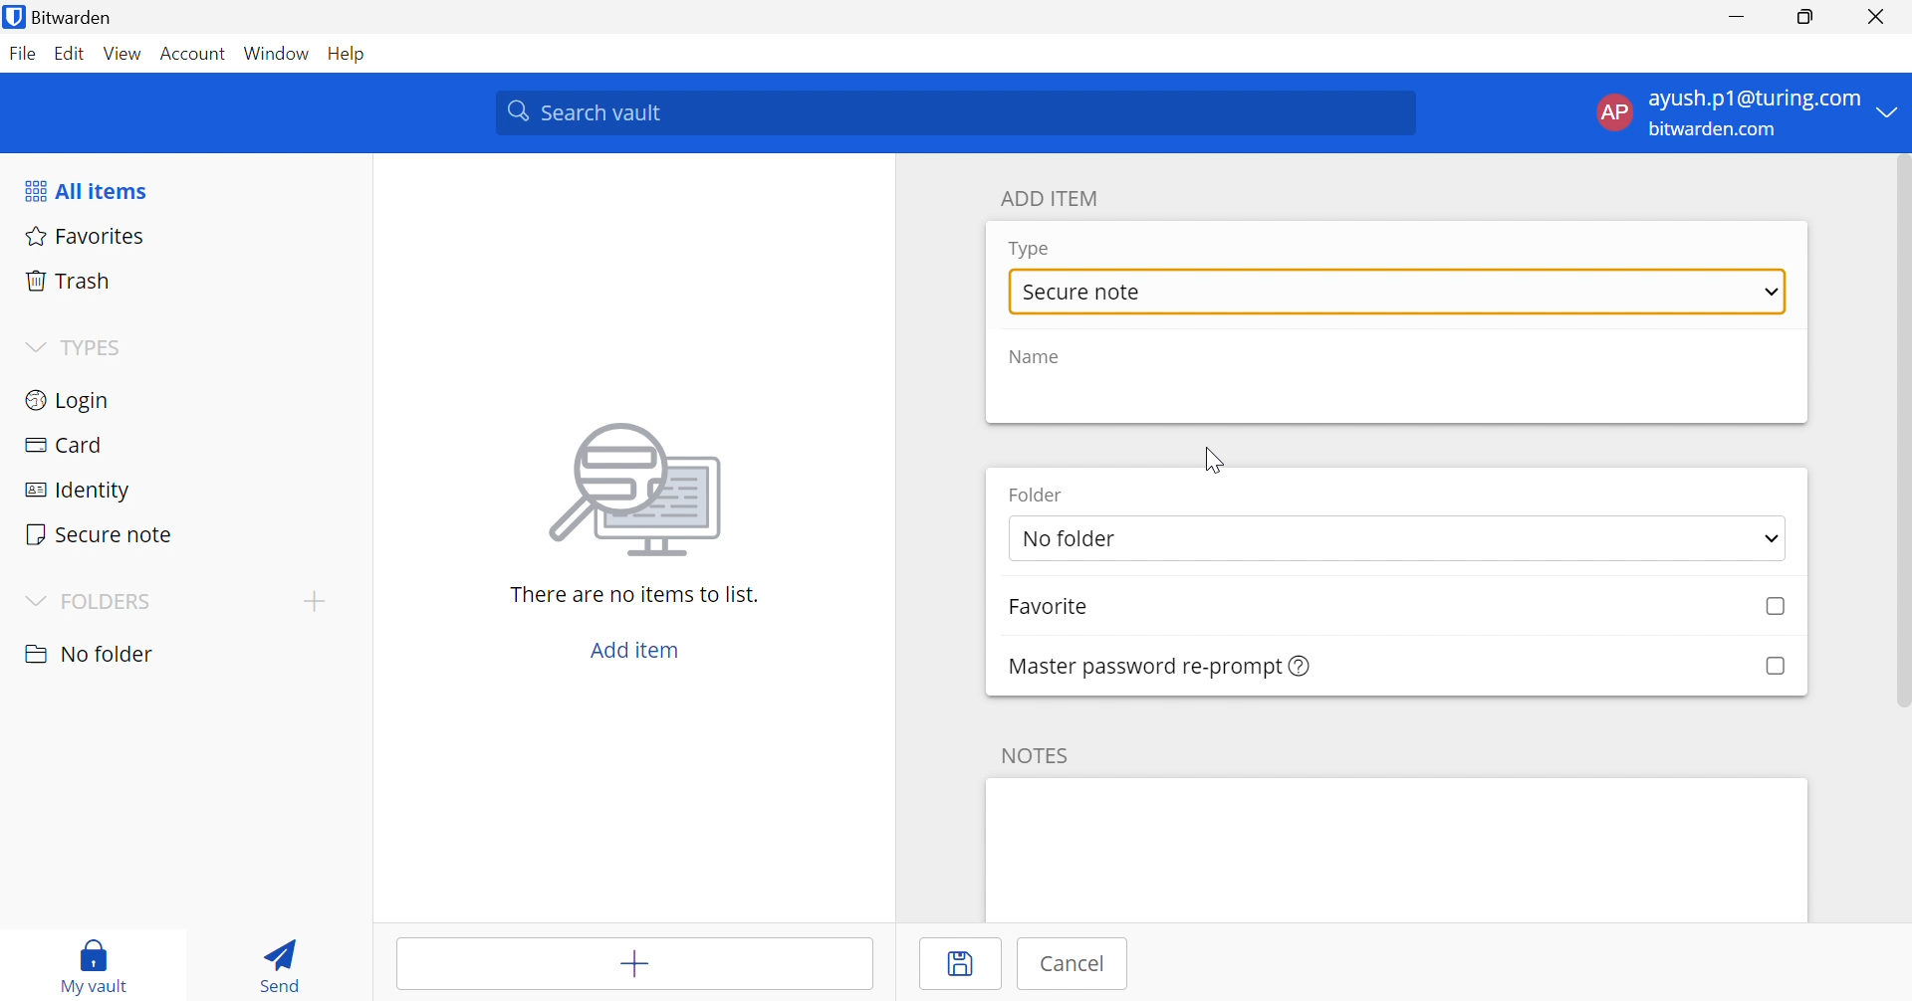  What do you see at coordinates (1036, 497) in the screenshot?
I see `Folder` at bounding box center [1036, 497].